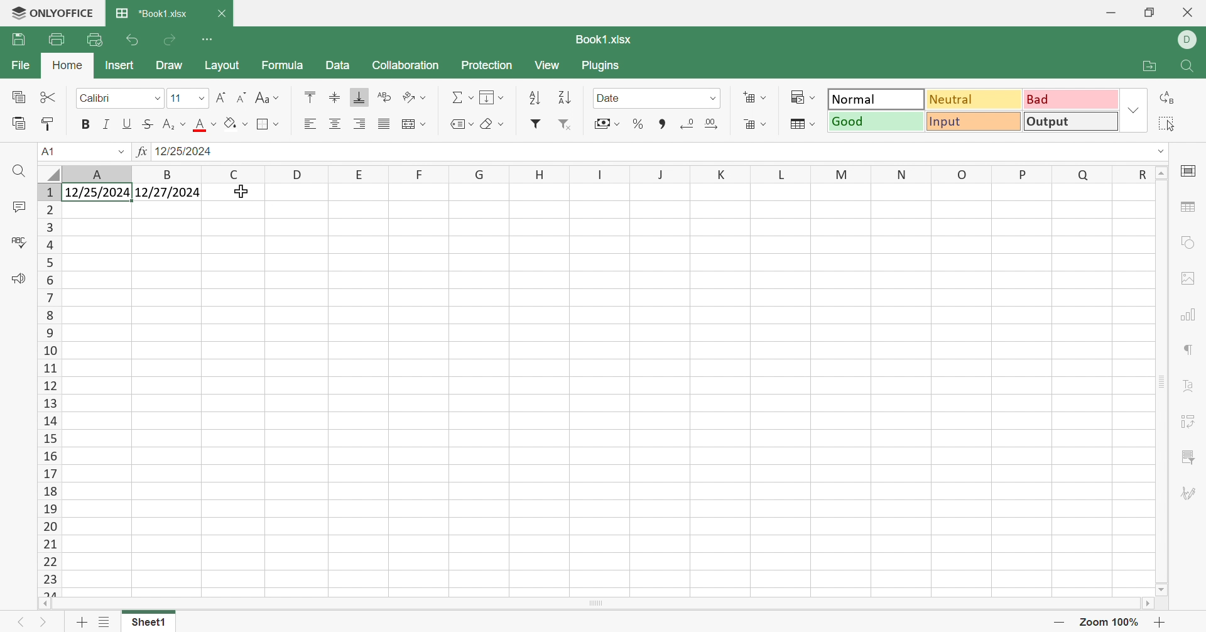 Image resolution: width=1206 pixels, height=632 pixels. Describe the element at coordinates (534, 97) in the screenshot. I see `Ascending order` at that location.